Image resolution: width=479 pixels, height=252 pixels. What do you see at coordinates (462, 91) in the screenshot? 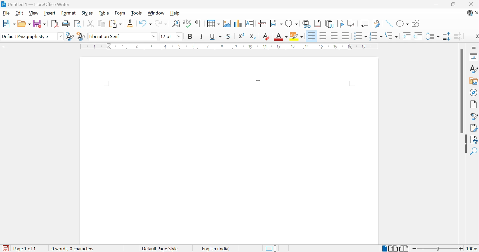
I see `Scroll bar` at bounding box center [462, 91].